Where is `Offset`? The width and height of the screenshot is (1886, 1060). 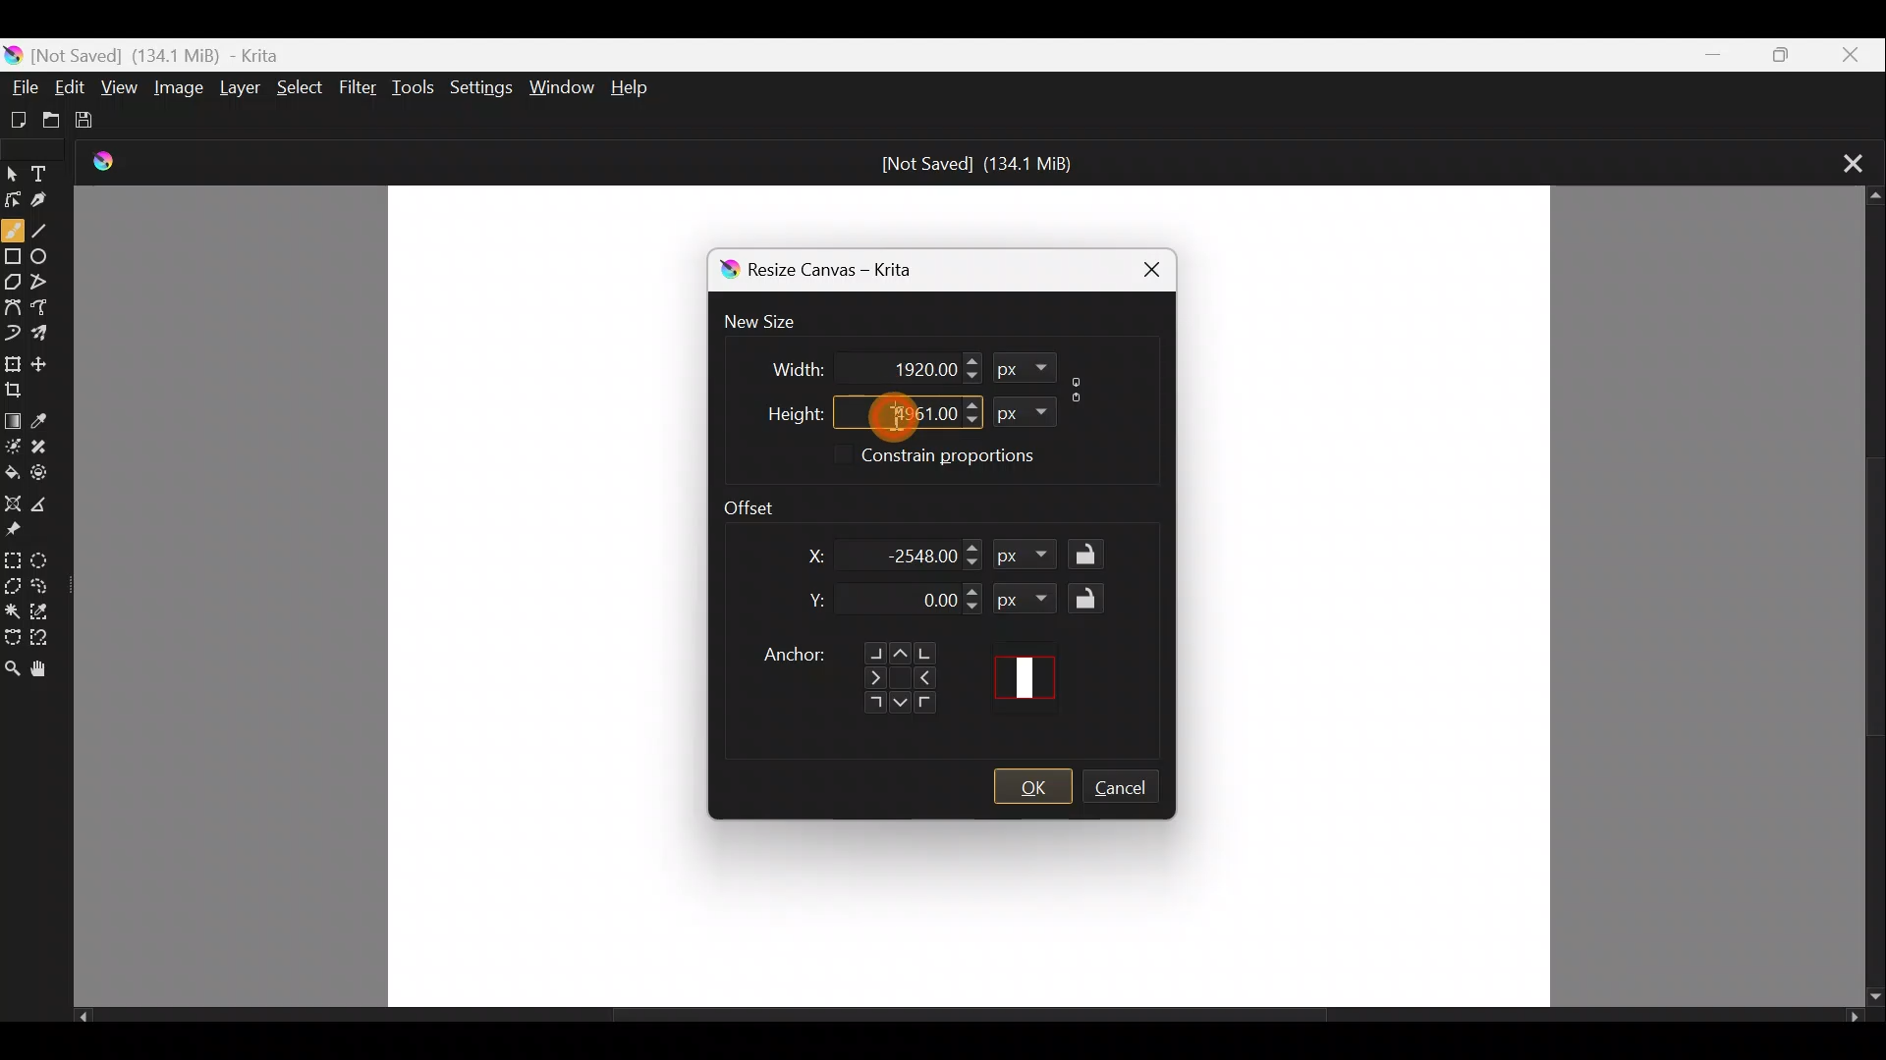 Offset is located at coordinates (761, 502).